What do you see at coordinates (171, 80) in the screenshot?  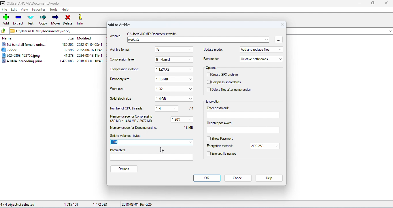 I see `* 16 MB` at bounding box center [171, 80].